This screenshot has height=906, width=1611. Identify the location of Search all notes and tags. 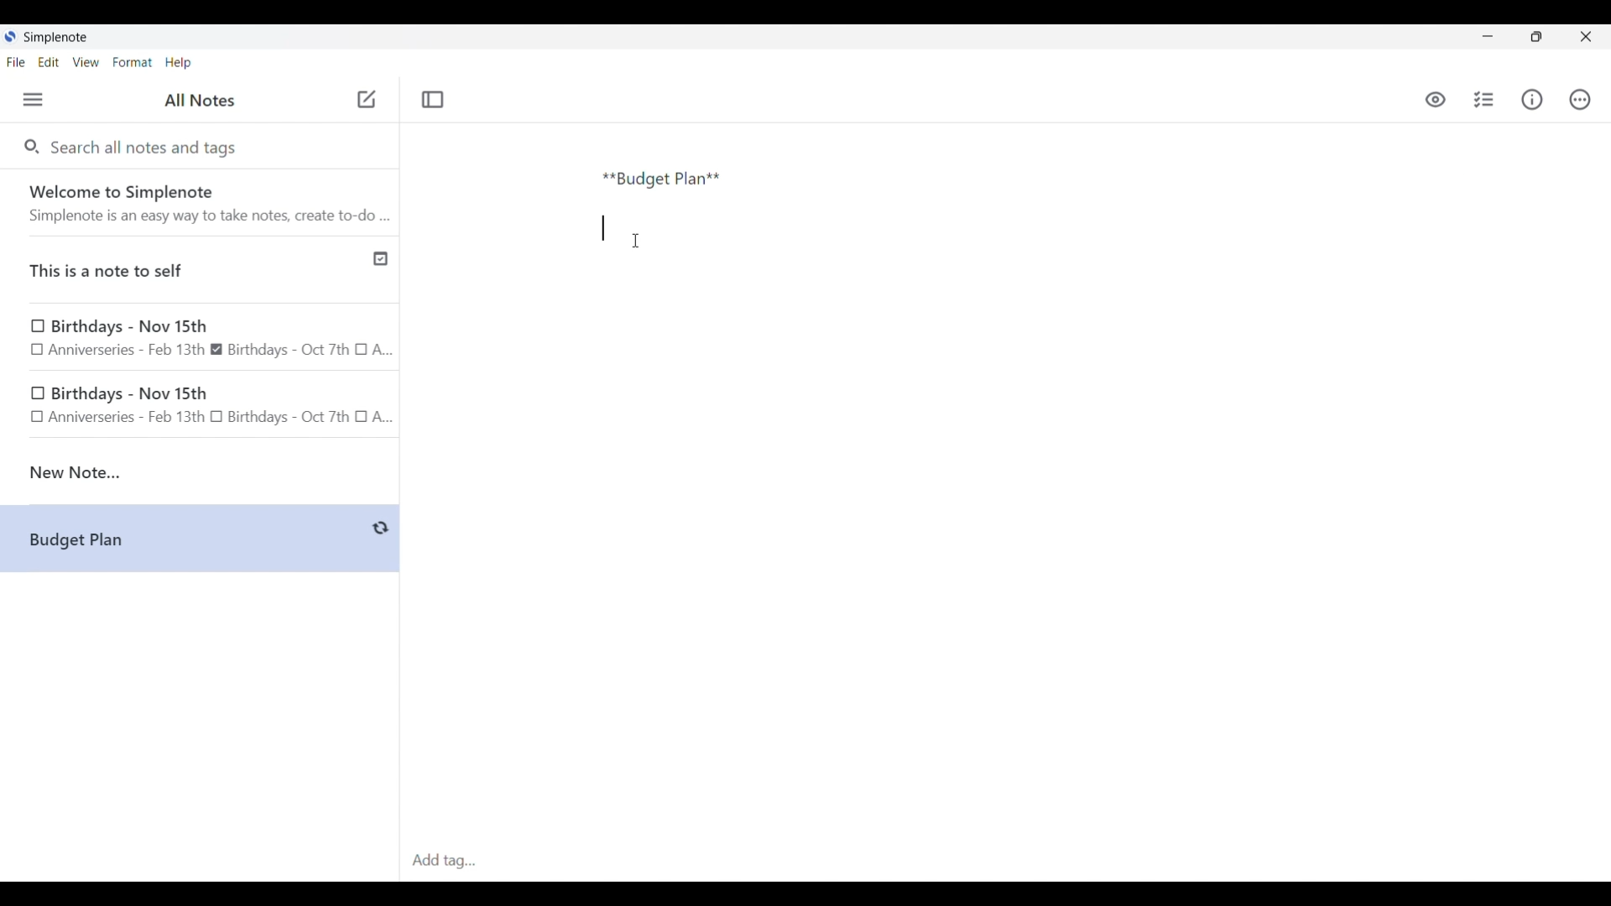
(148, 146).